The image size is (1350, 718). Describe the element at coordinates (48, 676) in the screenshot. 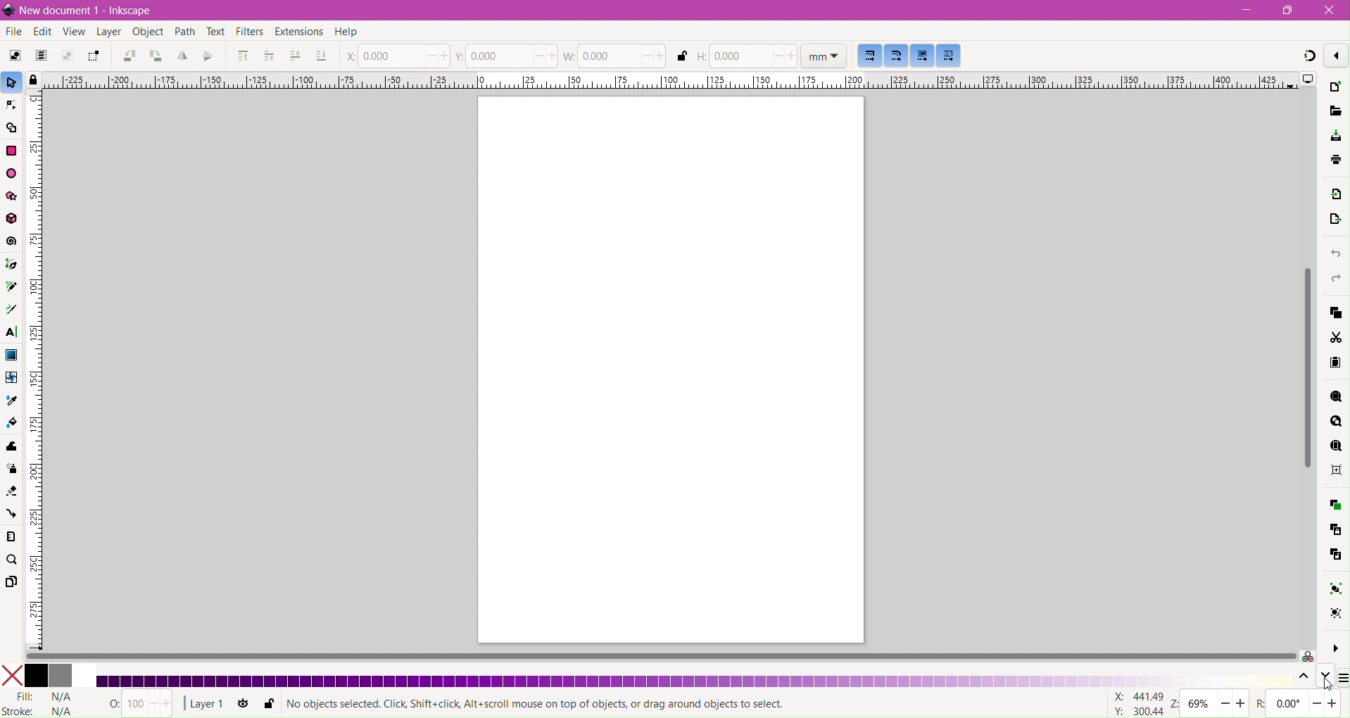

I see `Colors` at that location.